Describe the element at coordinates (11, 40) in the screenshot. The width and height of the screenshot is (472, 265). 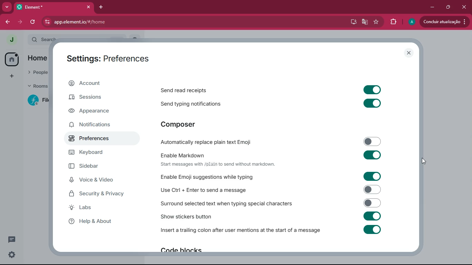
I see `profile picture` at that location.